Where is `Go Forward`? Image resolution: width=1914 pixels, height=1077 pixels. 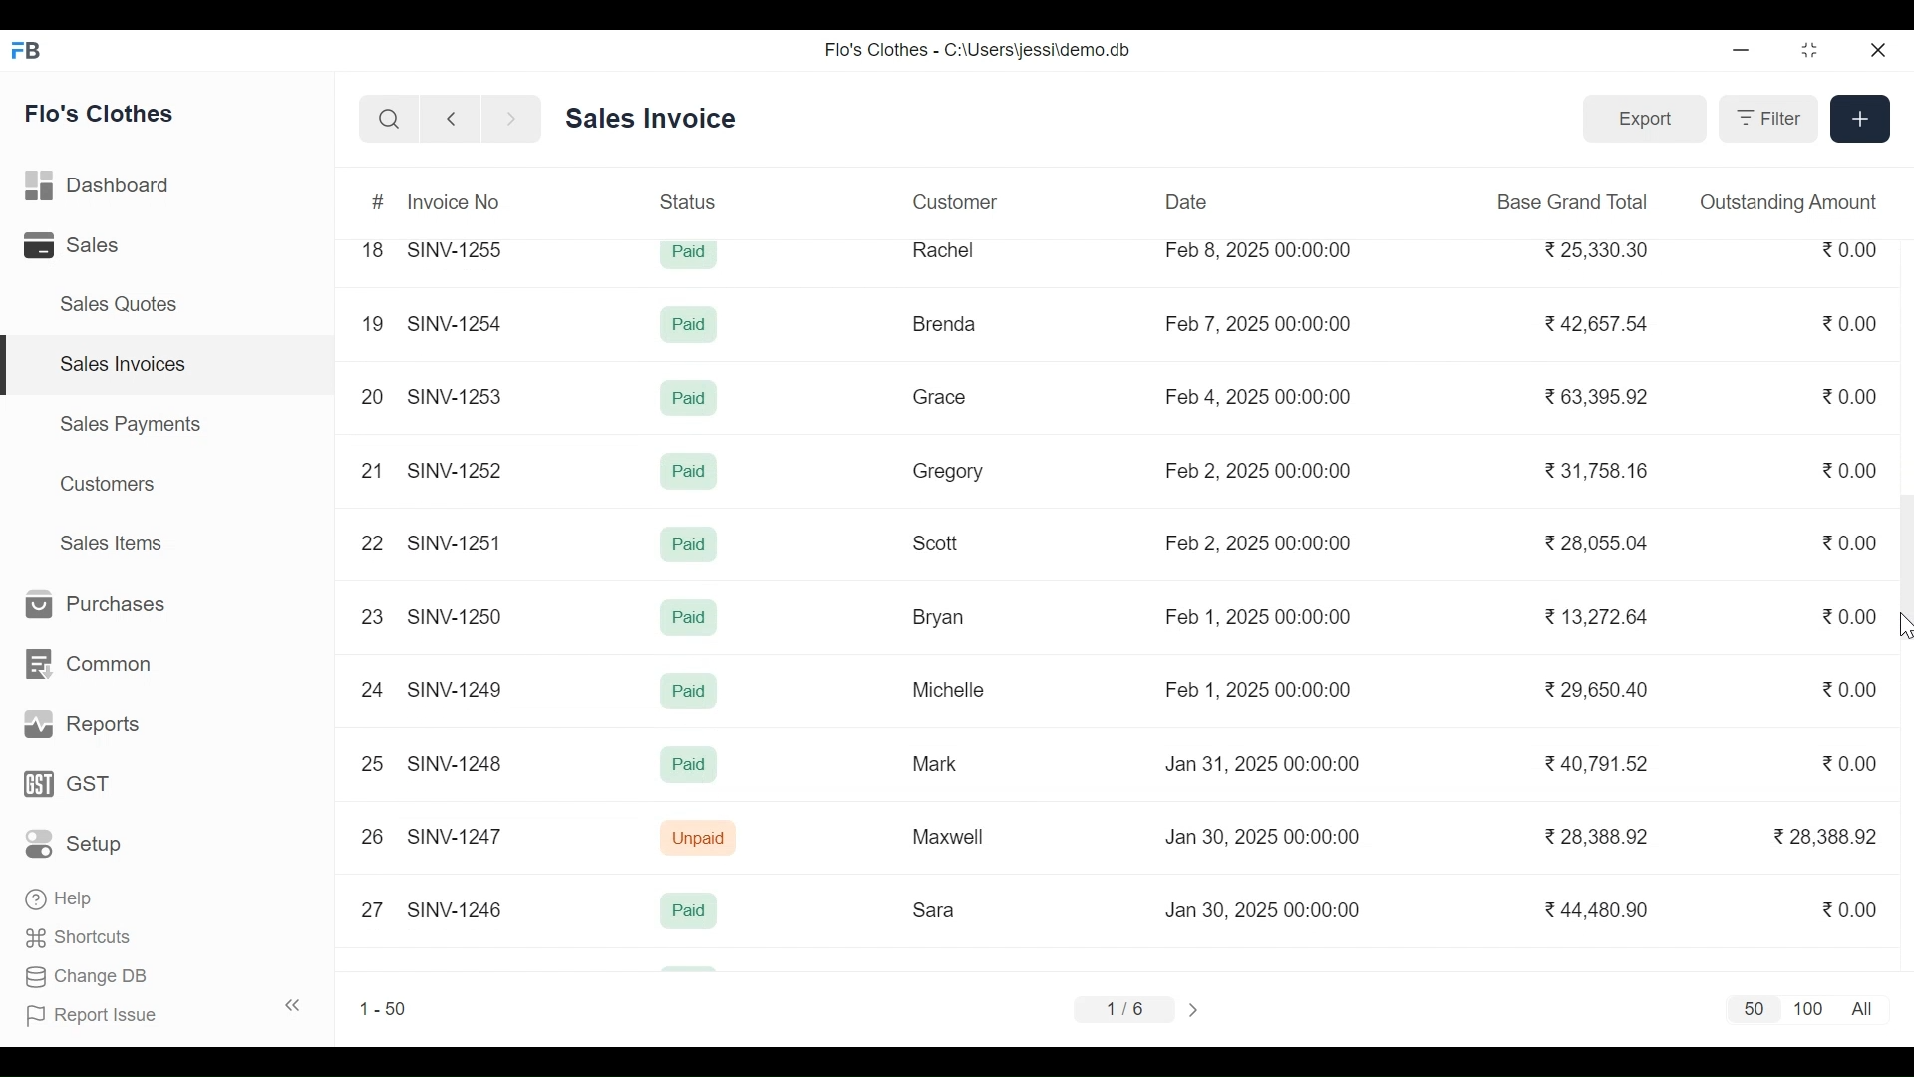 Go Forward is located at coordinates (506, 120).